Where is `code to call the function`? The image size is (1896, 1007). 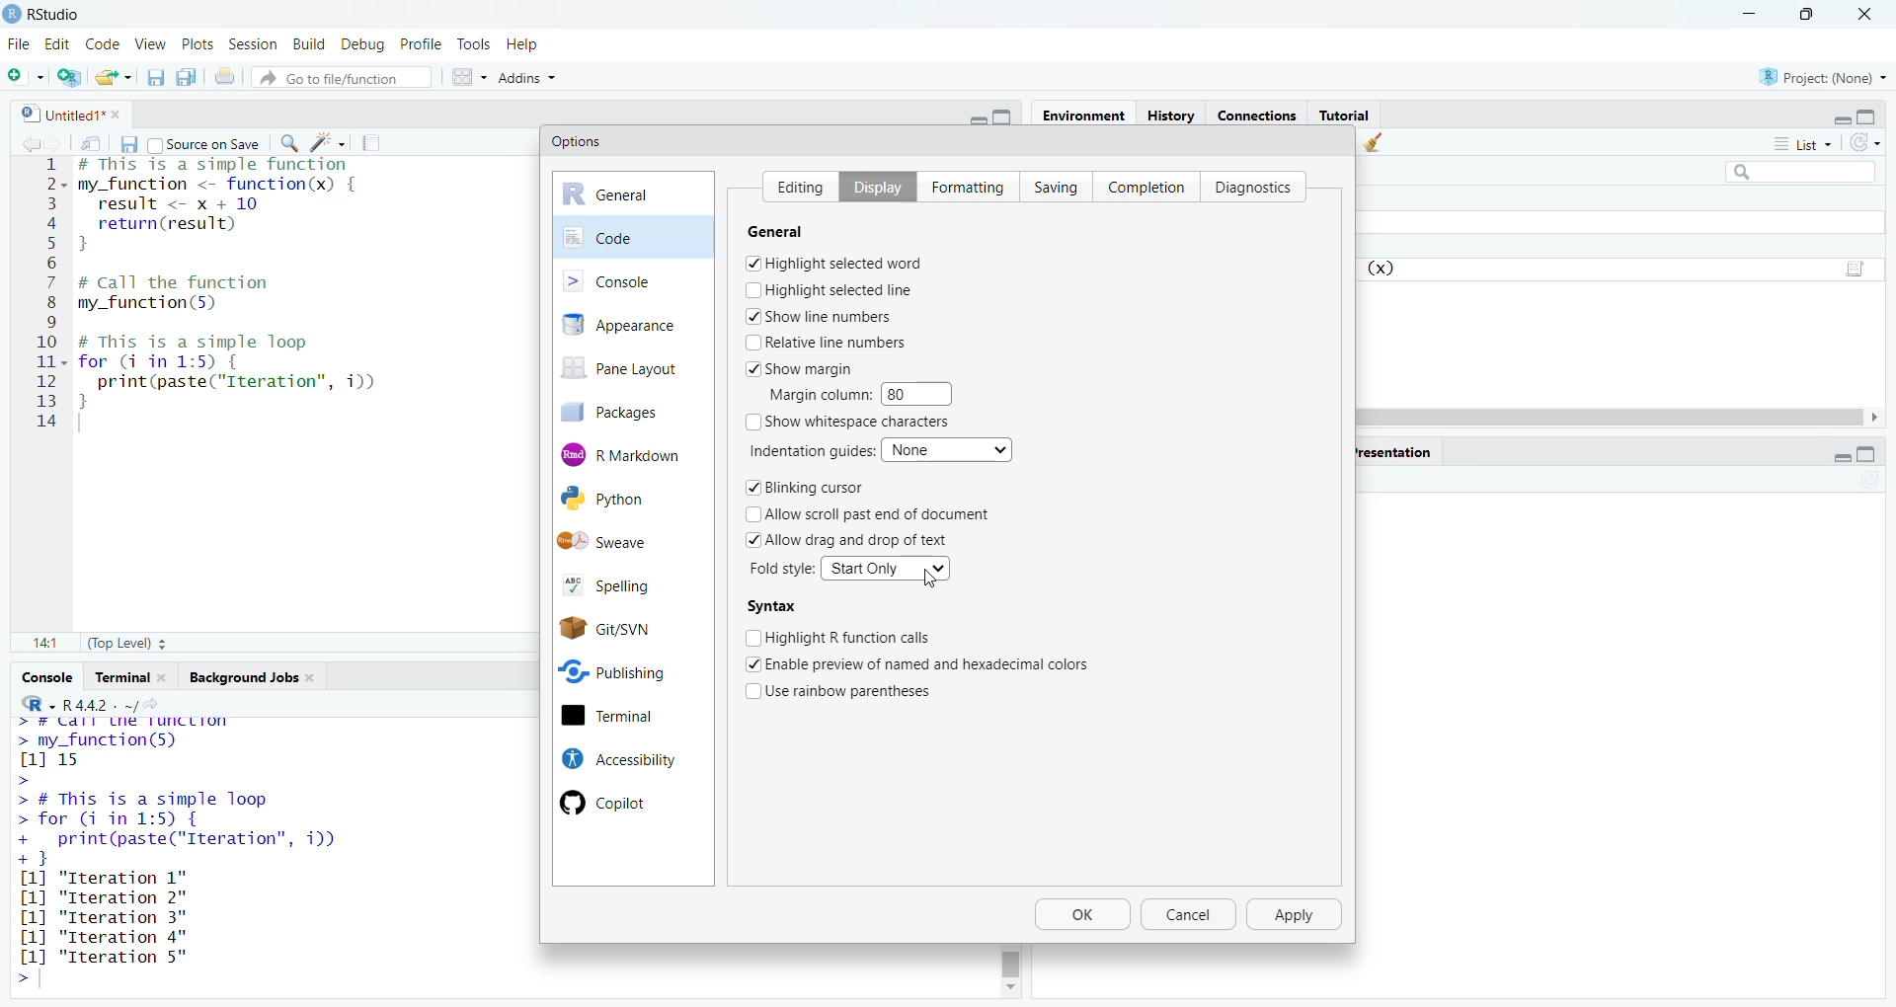 code to call the function is located at coordinates (219, 294).